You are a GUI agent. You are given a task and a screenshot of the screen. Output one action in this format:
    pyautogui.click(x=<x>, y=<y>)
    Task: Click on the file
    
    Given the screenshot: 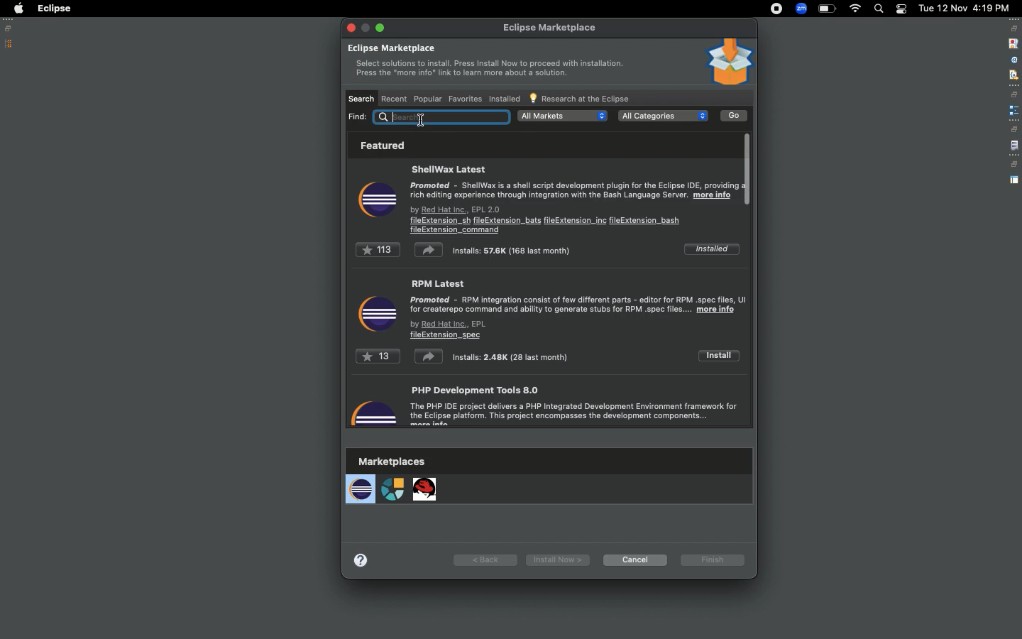 What is the action you would take?
    pyautogui.click(x=1014, y=146)
    